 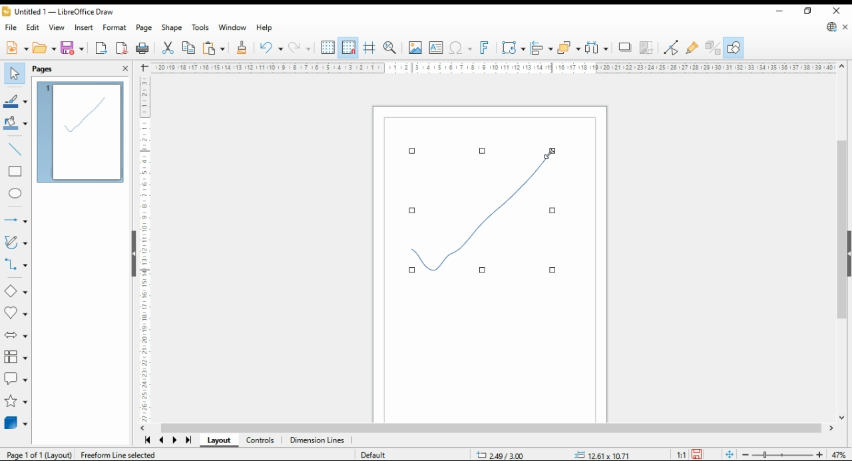 I want to click on minimize, so click(x=779, y=9).